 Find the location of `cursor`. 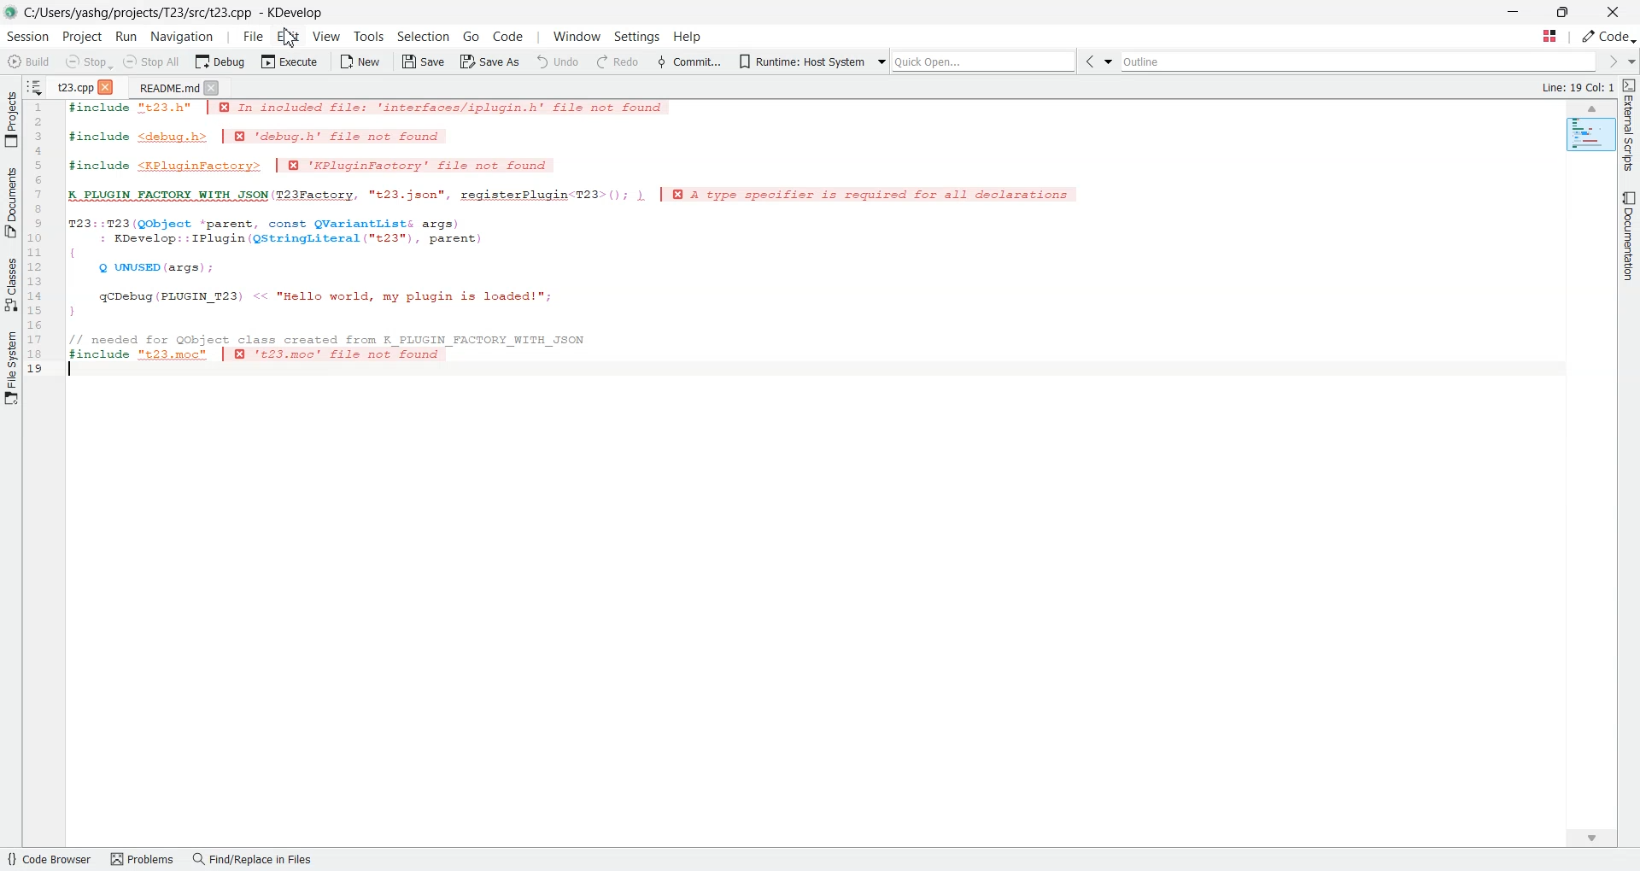

cursor is located at coordinates (291, 38).